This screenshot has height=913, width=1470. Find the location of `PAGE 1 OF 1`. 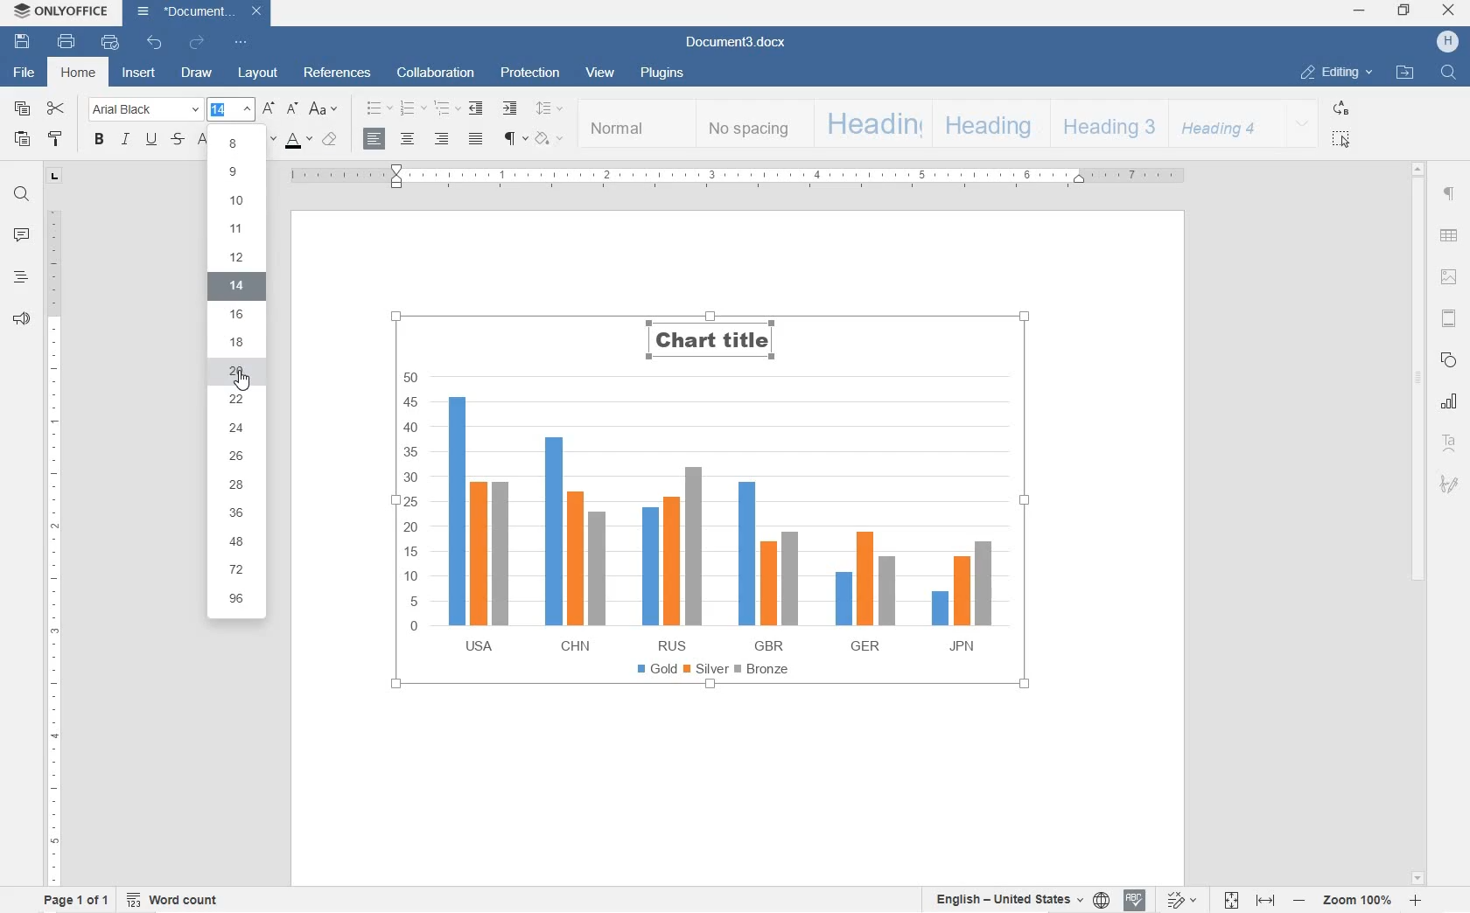

PAGE 1 OF 1 is located at coordinates (78, 901).